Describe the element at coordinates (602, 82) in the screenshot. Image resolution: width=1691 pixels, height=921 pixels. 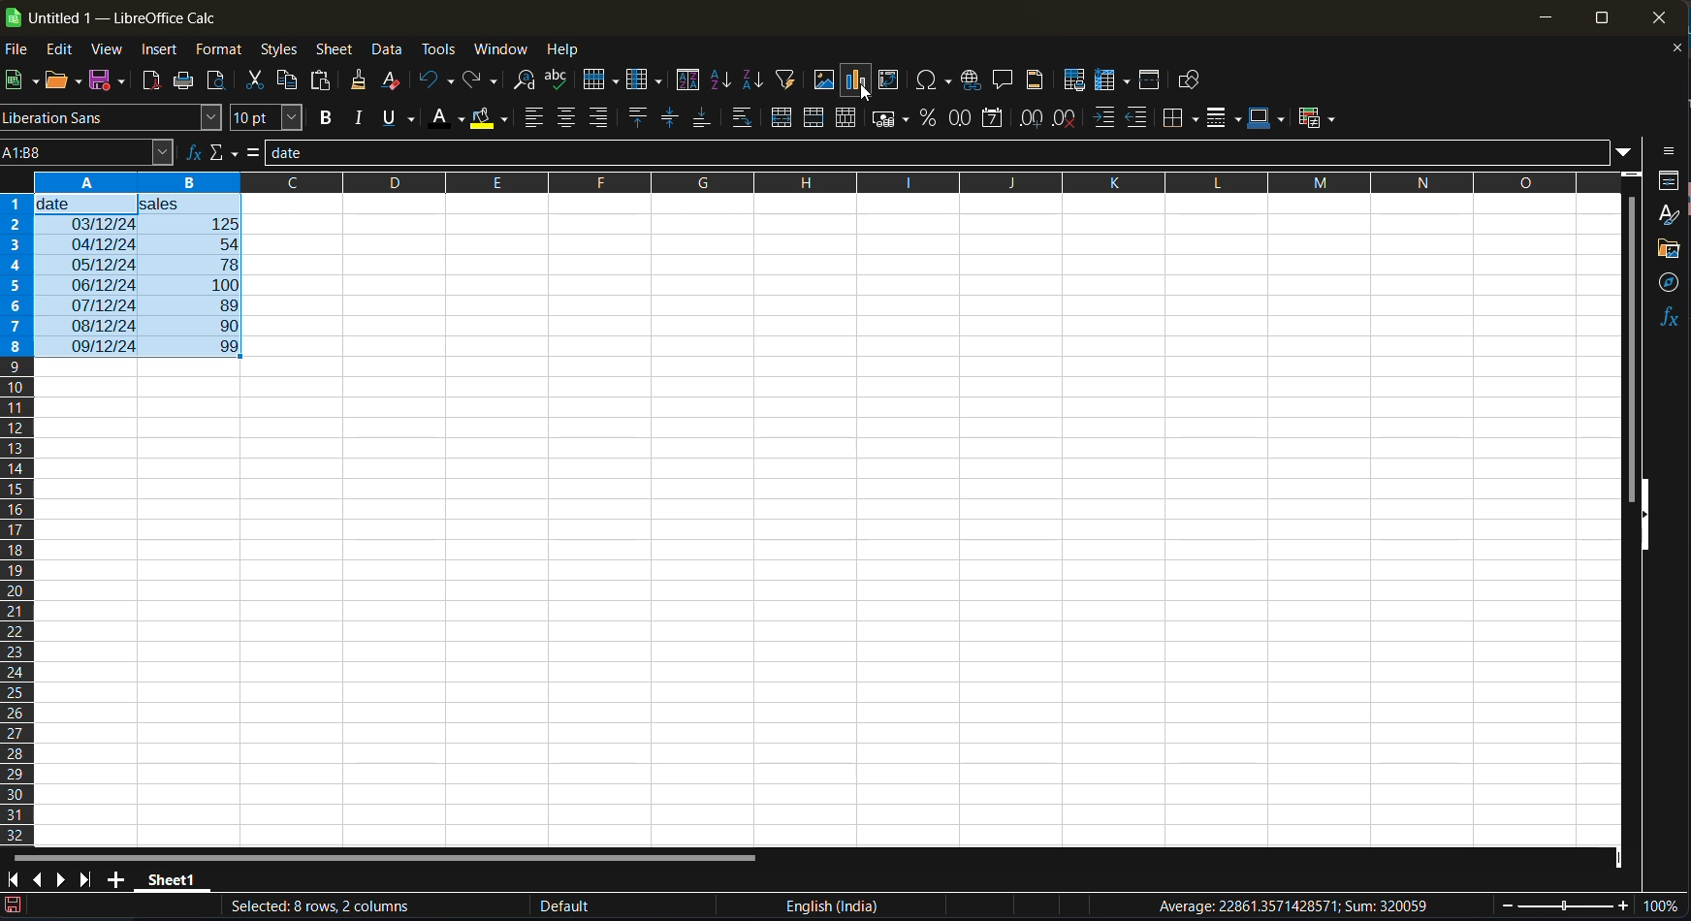
I see `row` at that location.